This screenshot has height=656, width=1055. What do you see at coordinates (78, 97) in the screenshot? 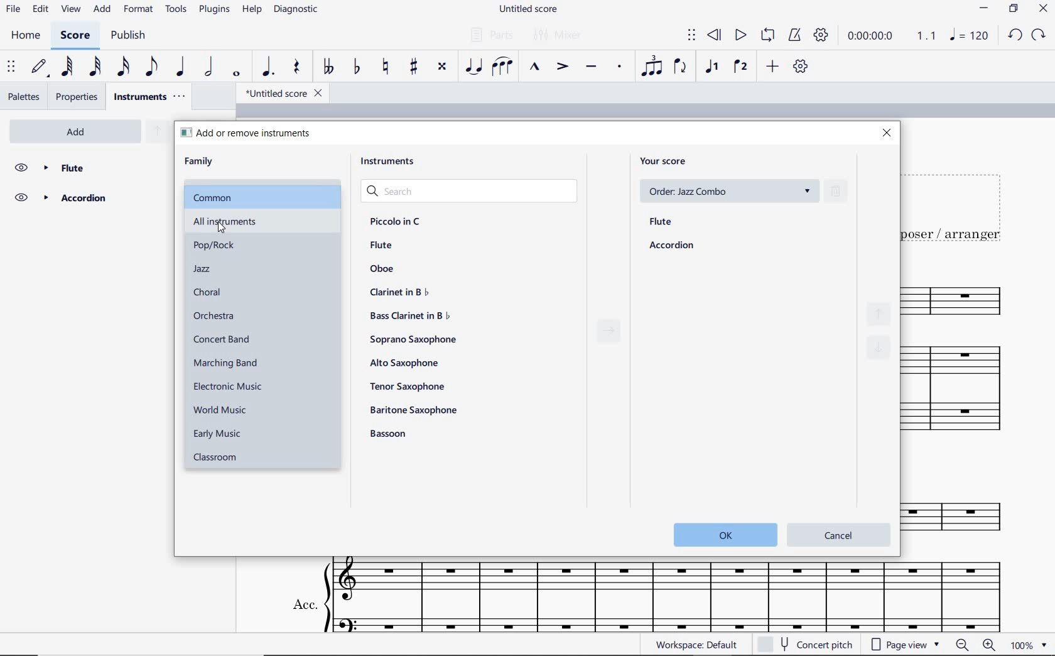
I see `properties` at bounding box center [78, 97].